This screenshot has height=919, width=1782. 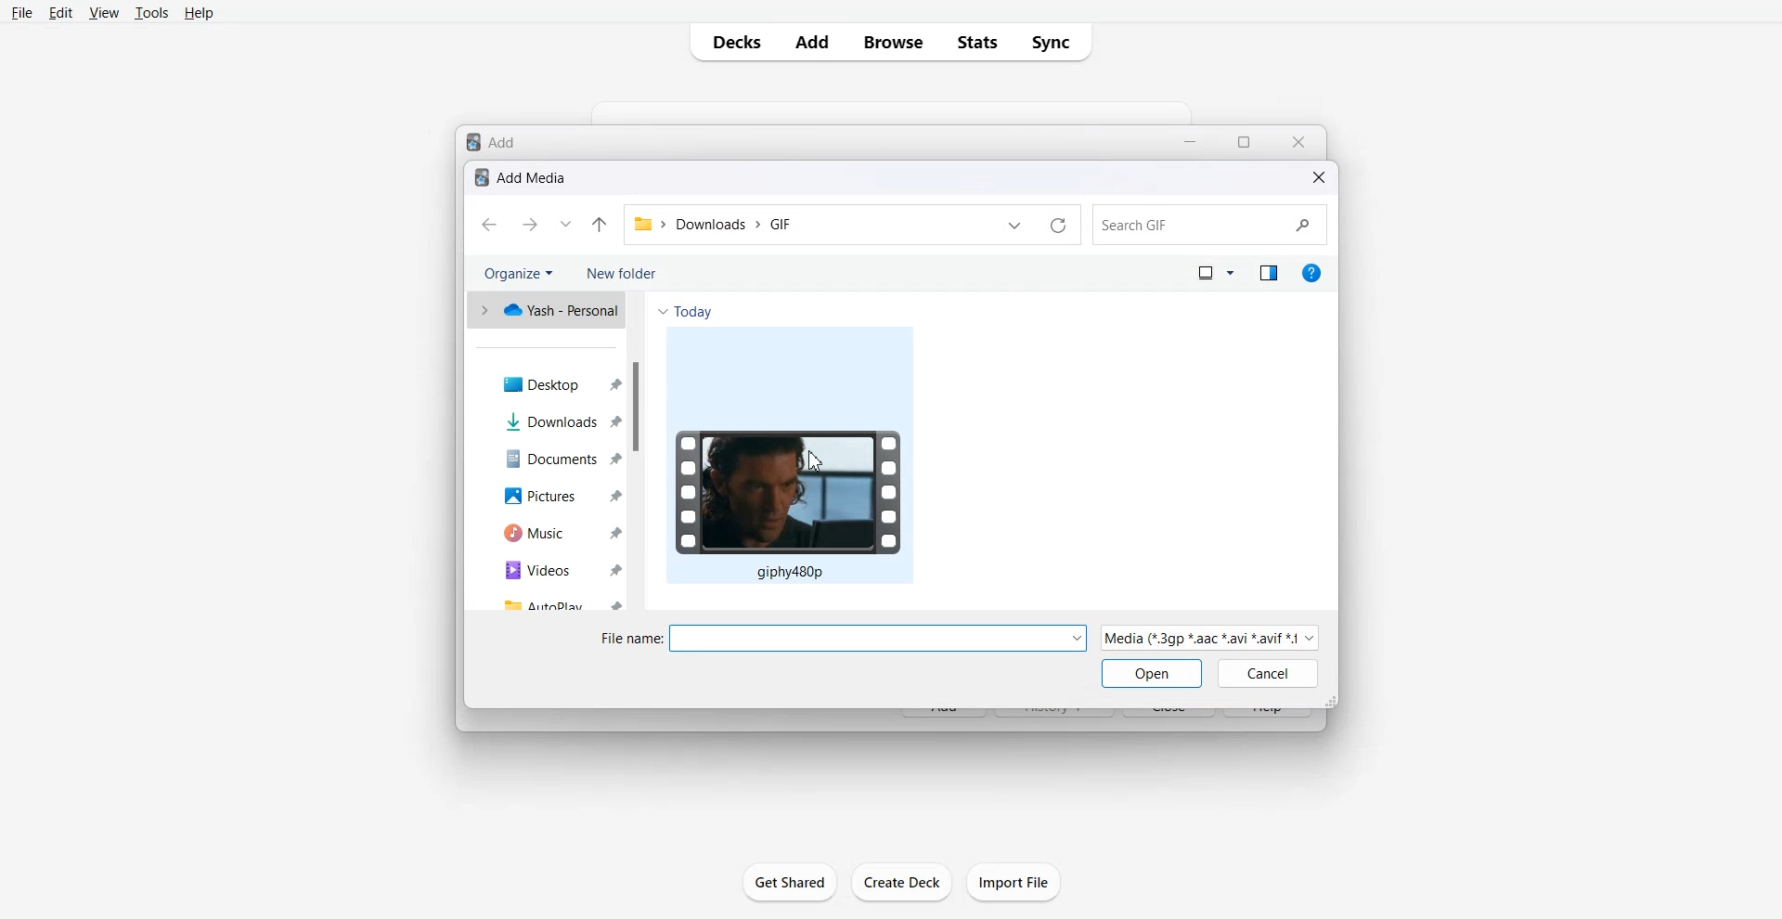 I want to click on Sync, so click(x=1059, y=43).